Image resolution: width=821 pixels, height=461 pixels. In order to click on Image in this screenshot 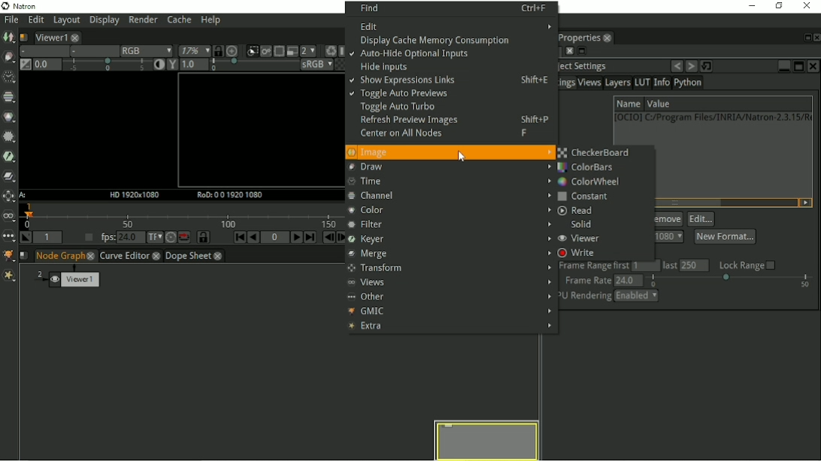, I will do `click(450, 152)`.